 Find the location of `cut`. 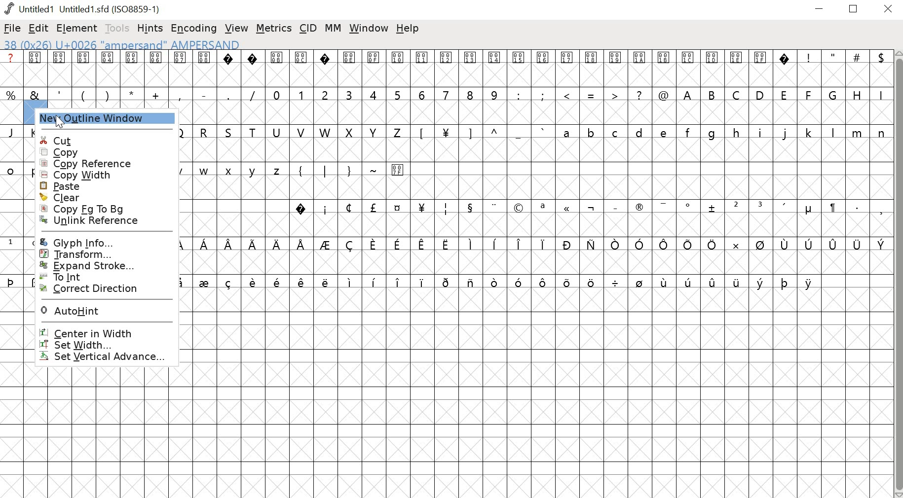

cut is located at coordinates (101, 139).